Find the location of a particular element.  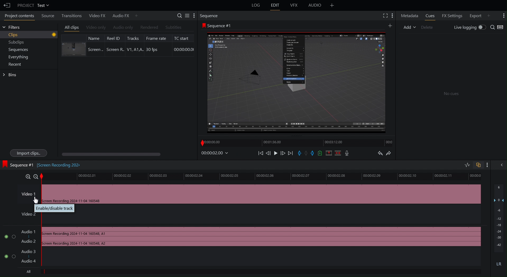

Source is located at coordinates (49, 16).